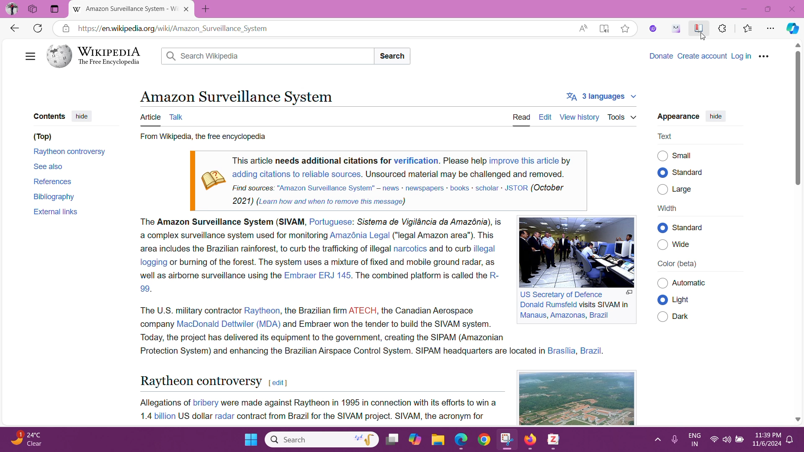 This screenshot has height=452, width=804. I want to click on Refresh, so click(37, 29).